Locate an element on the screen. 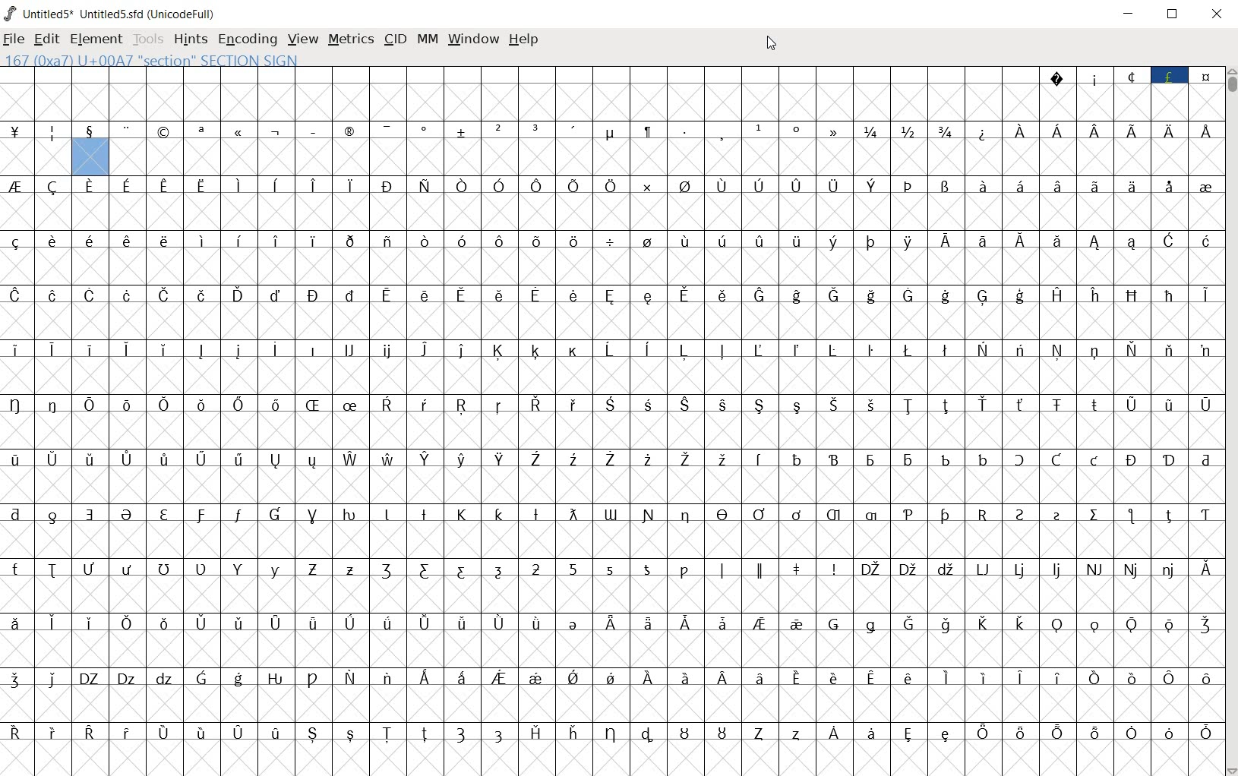  METRICS is located at coordinates (352, 40).